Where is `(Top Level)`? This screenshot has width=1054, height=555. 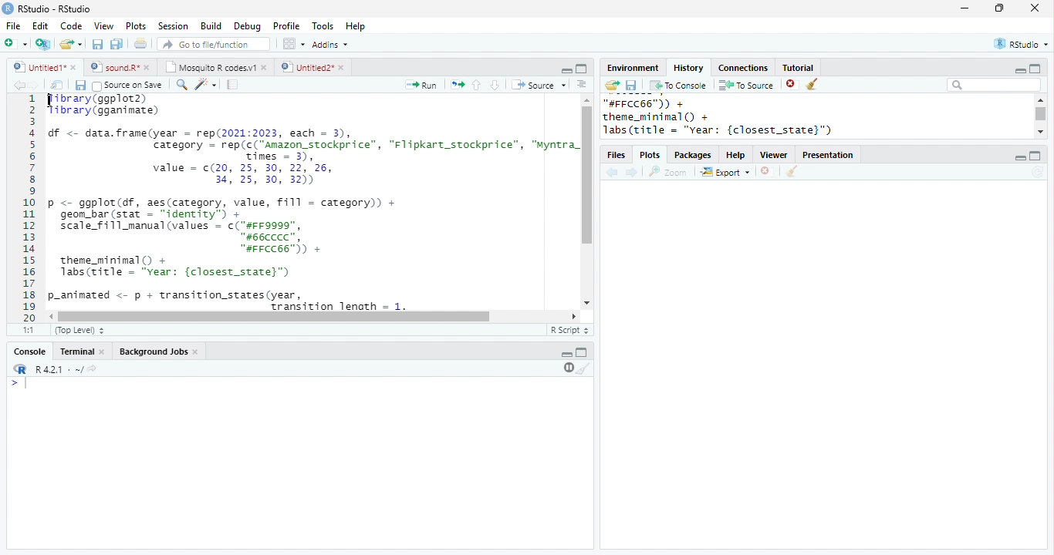 (Top Level) is located at coordinates (79, 330).